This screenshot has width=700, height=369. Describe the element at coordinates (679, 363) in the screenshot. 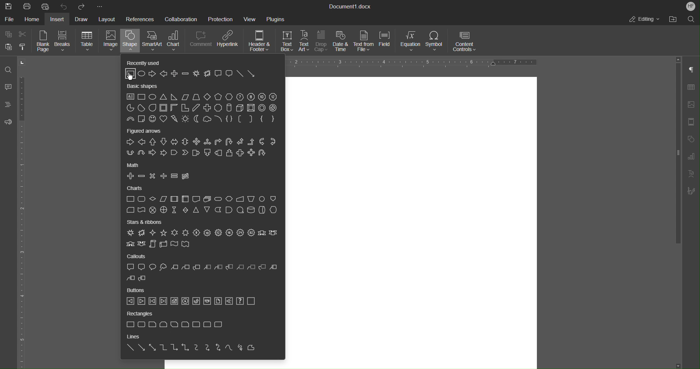

I see `Scroll down` at that location.